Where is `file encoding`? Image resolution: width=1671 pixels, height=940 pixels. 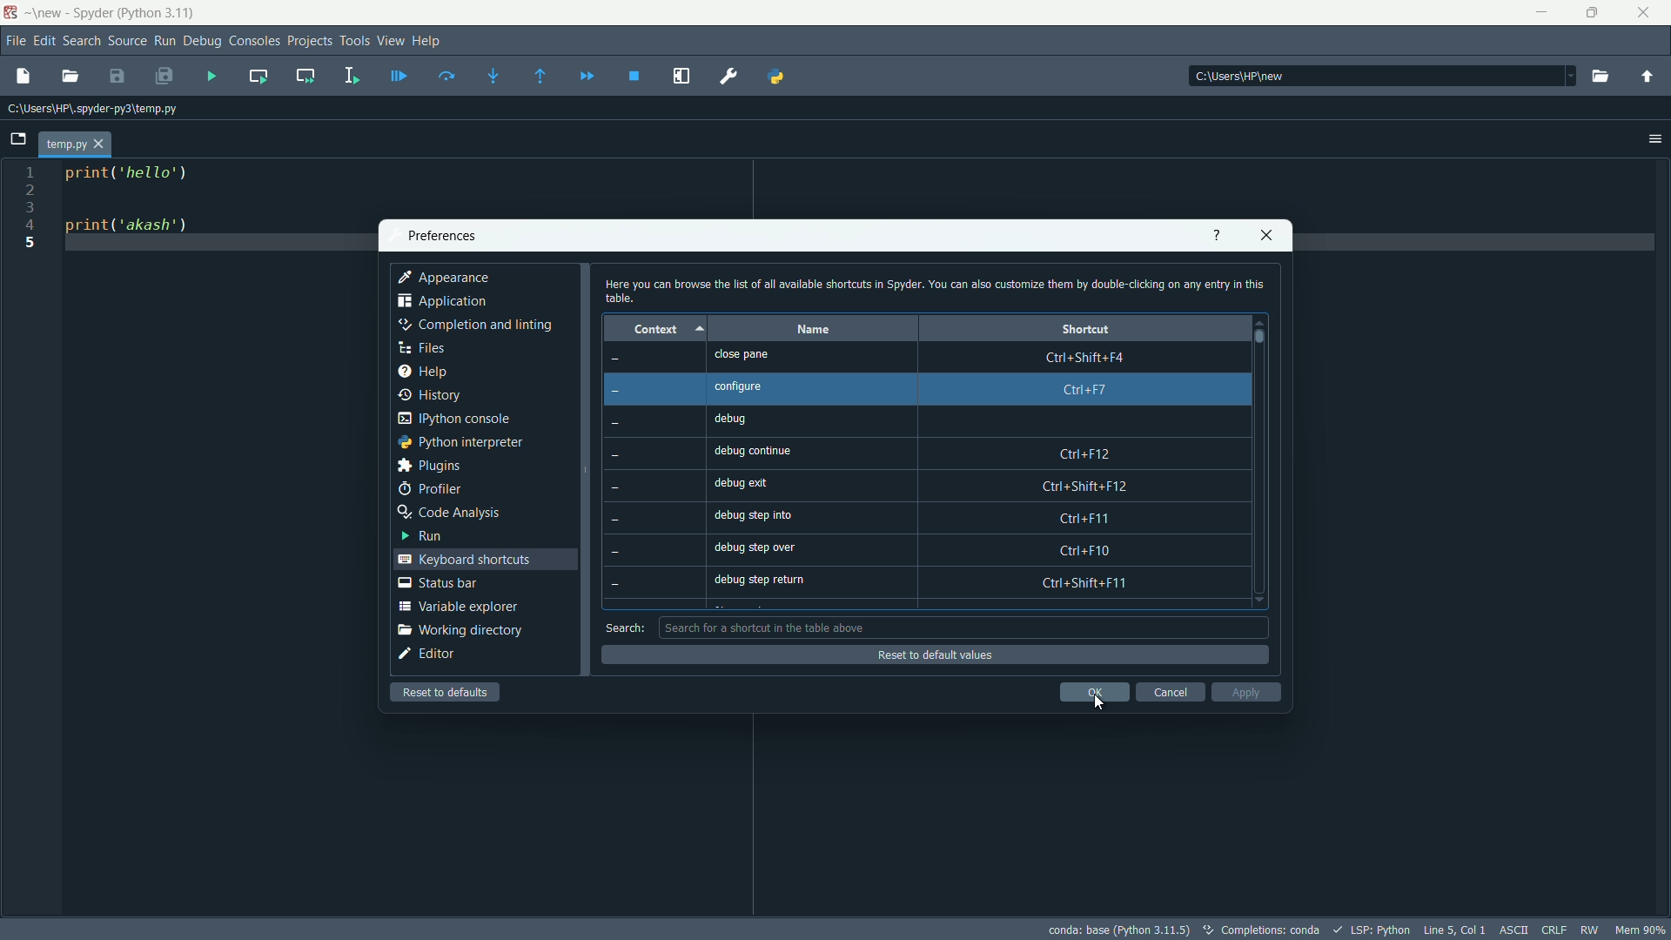
file encoding is located at coordinates (1515, 930).